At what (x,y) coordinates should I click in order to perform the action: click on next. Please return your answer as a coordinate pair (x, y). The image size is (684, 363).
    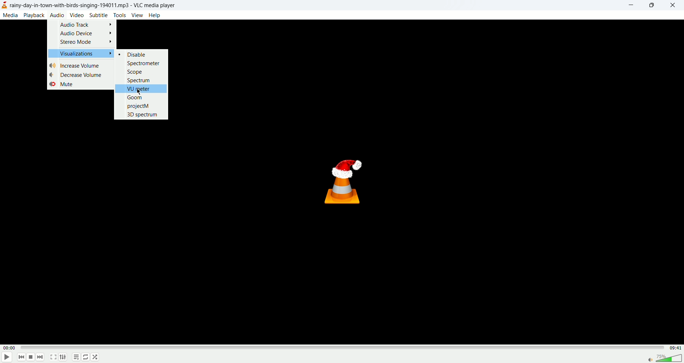
    Looking at the image, I should click on (42, 358).